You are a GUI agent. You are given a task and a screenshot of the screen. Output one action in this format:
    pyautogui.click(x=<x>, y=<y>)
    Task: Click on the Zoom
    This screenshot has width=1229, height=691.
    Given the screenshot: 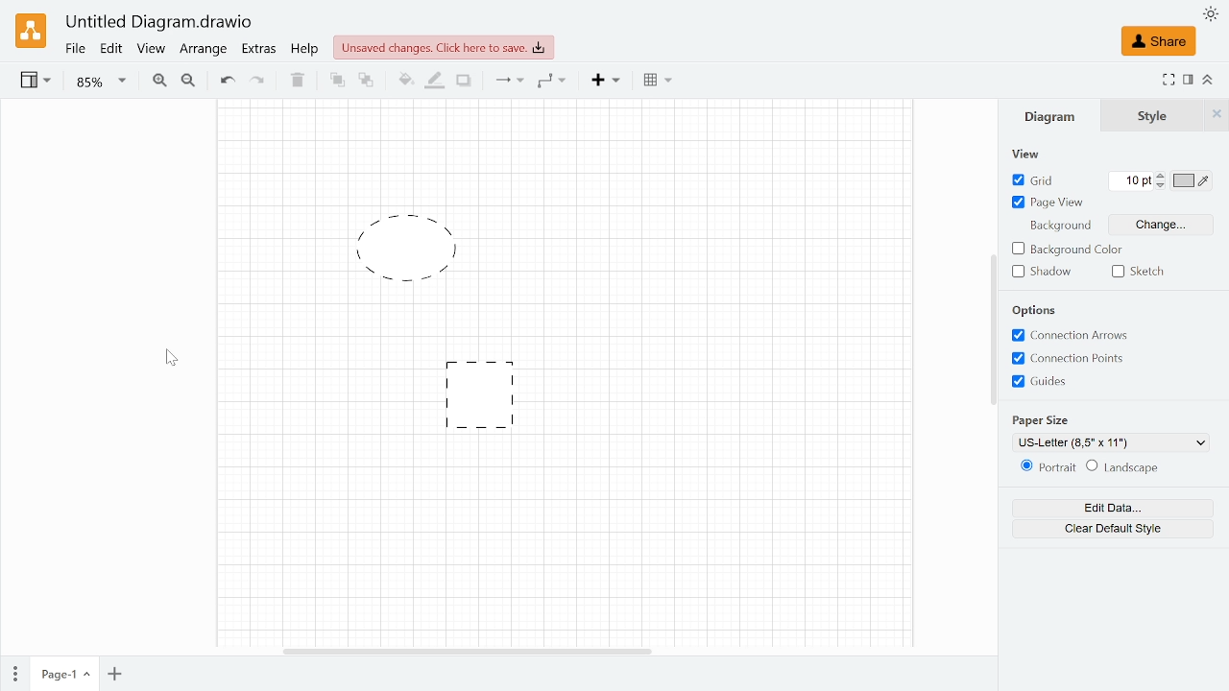 What is the action you would take?
    pyautogui.click(x=101, y=83)
    